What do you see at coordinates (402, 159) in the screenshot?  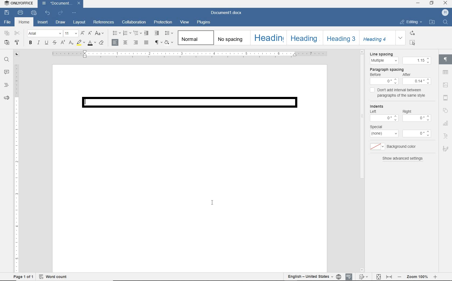 I see `show advanced settings` at bounding box center [402, 159].